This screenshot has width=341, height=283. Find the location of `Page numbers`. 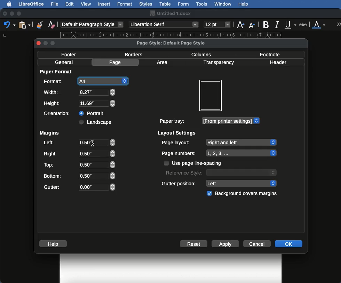

Page numbers is located at coordinates (219, 153).